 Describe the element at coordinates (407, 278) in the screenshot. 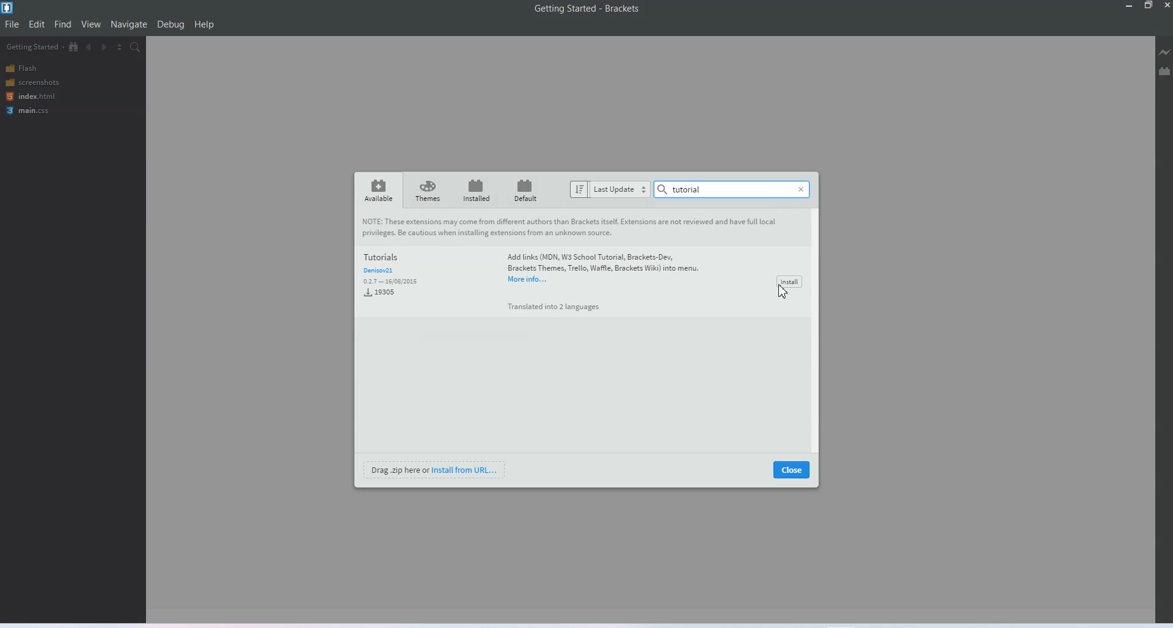

I see `Tutorials and Download data` at that location.